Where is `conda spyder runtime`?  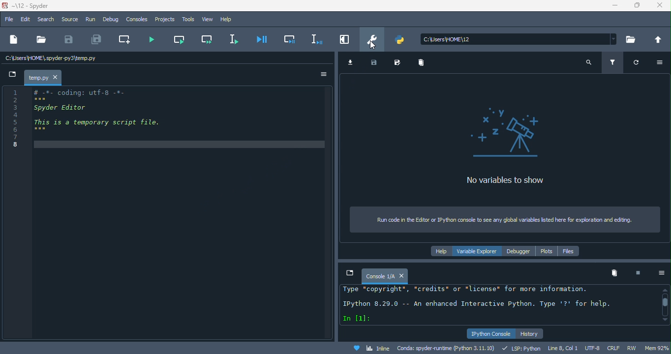 conda spyder runtime is located at coordinates (447, 348).